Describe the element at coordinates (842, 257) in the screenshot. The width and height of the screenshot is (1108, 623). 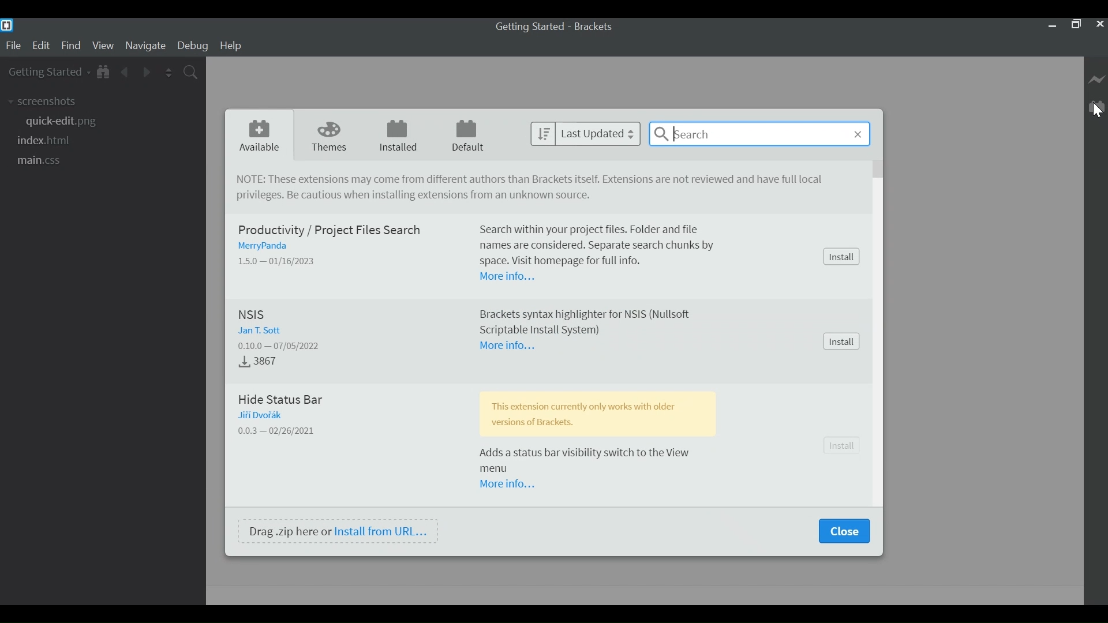
I see `Install` at that location.